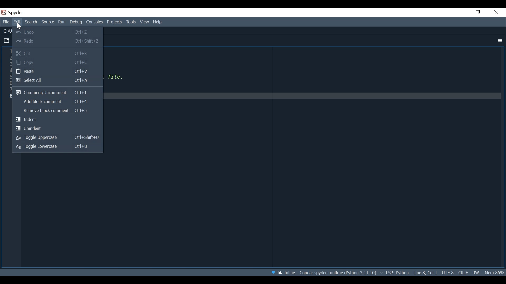  Describe the element at coordinates (83, 63) in the screenshot. I see `Ctri+C` at that location.